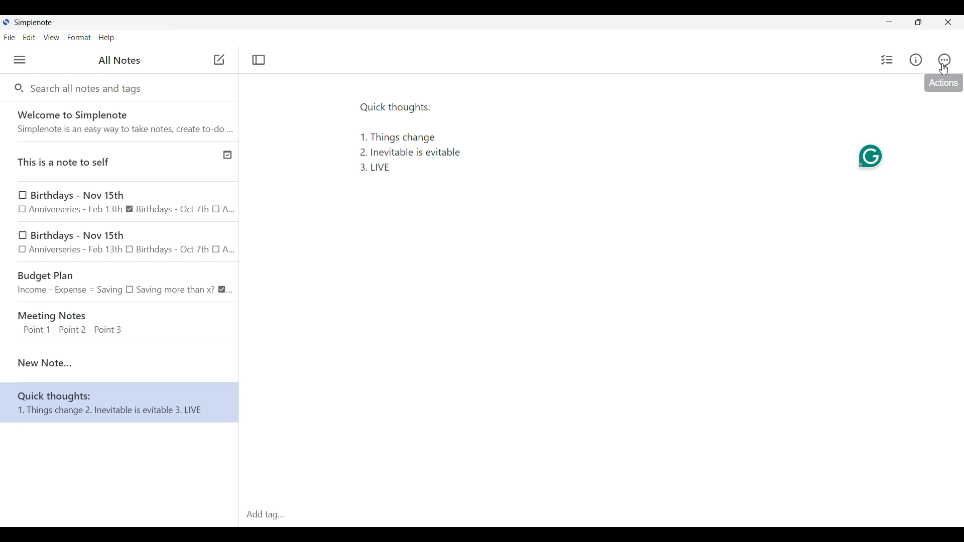 The width and height of the screenshot is (964, 542). Describe the element at coordinates (119, 60) in the screenshot. I see `Title of left panel` at that location.